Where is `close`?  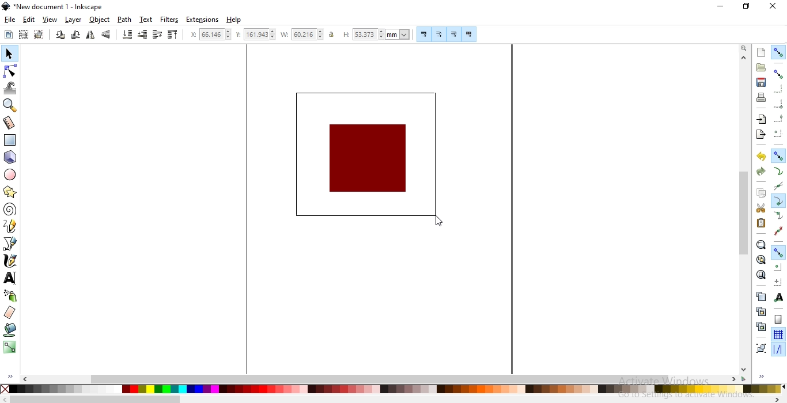 close is located at coordinates (772, 7).